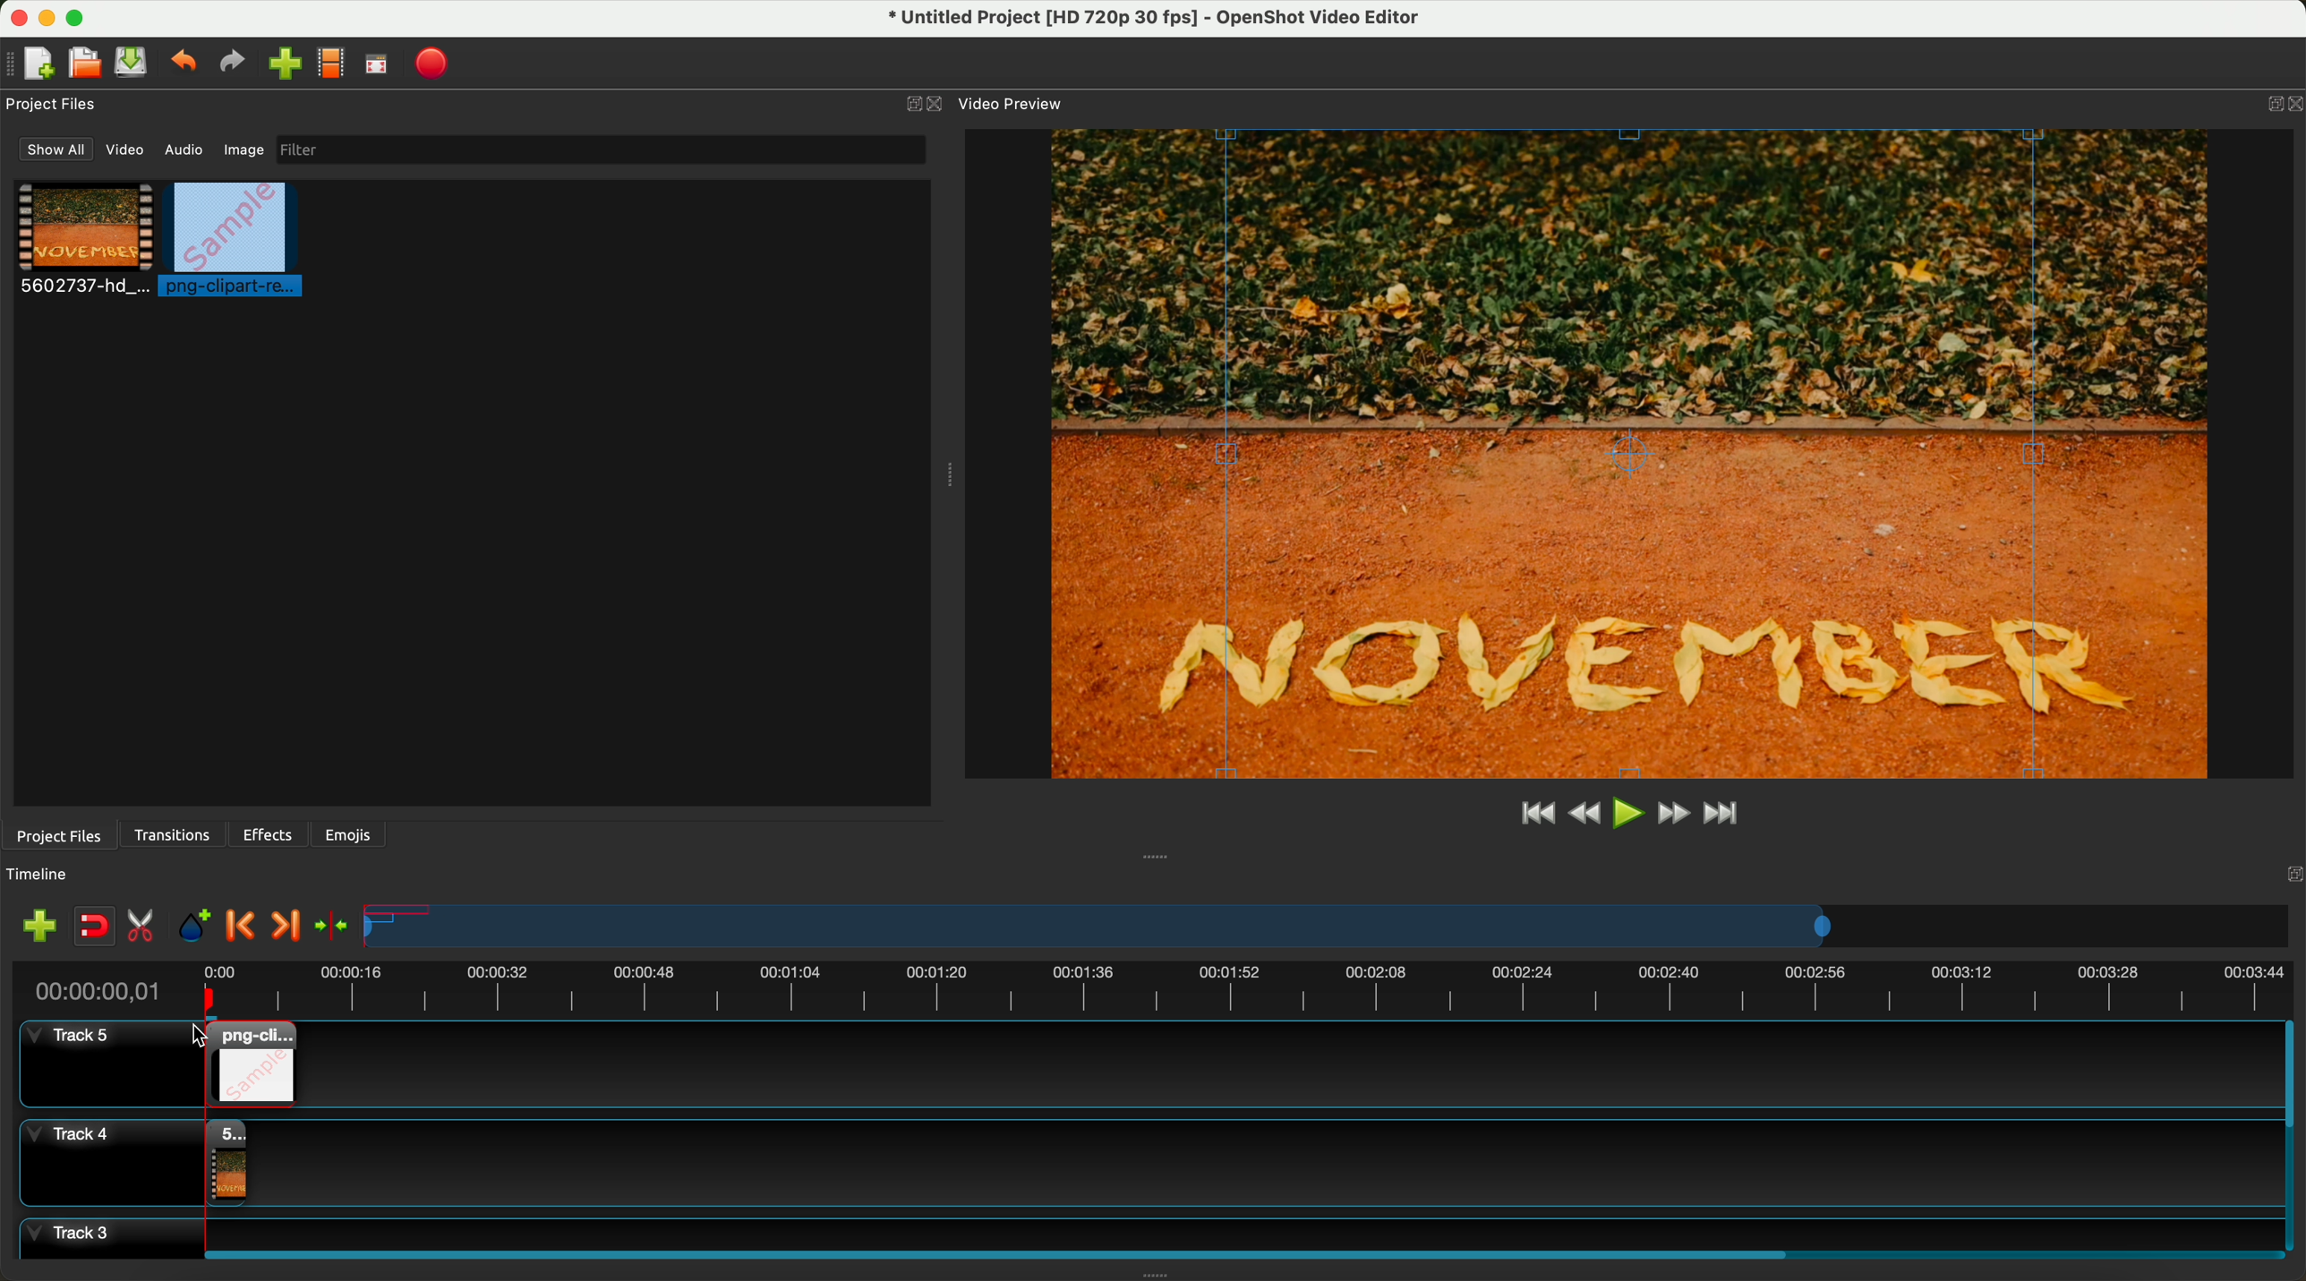  What do you see at coordinates (945, 477) in the screenshot?
I see `Window Expanding` at bounding box center [945, 477].